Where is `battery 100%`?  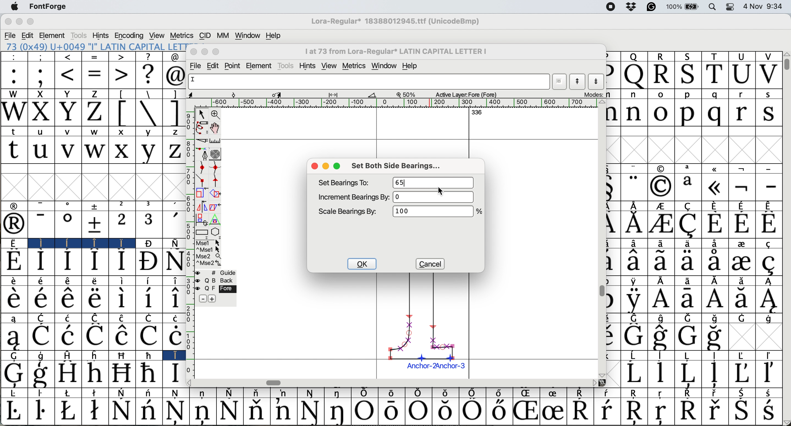 battery 100% is located at coordinates (684, 6).